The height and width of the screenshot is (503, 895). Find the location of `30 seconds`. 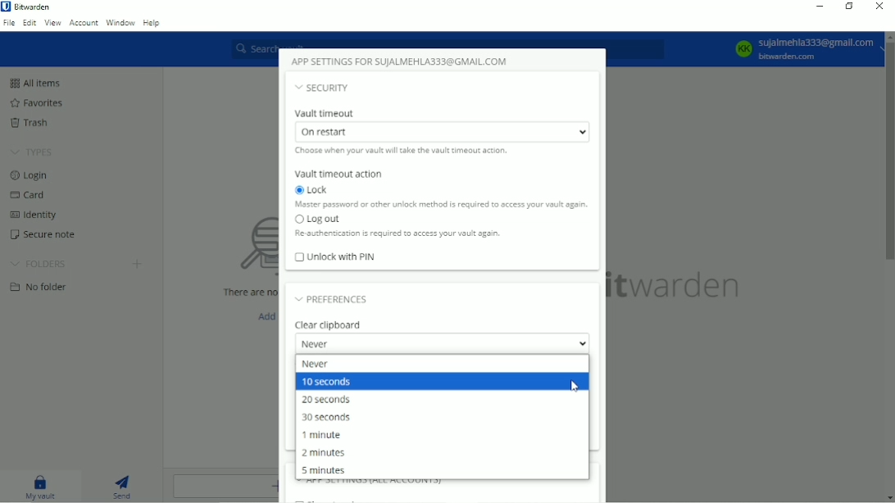

30 seconds is located at coordinates (330, 418).